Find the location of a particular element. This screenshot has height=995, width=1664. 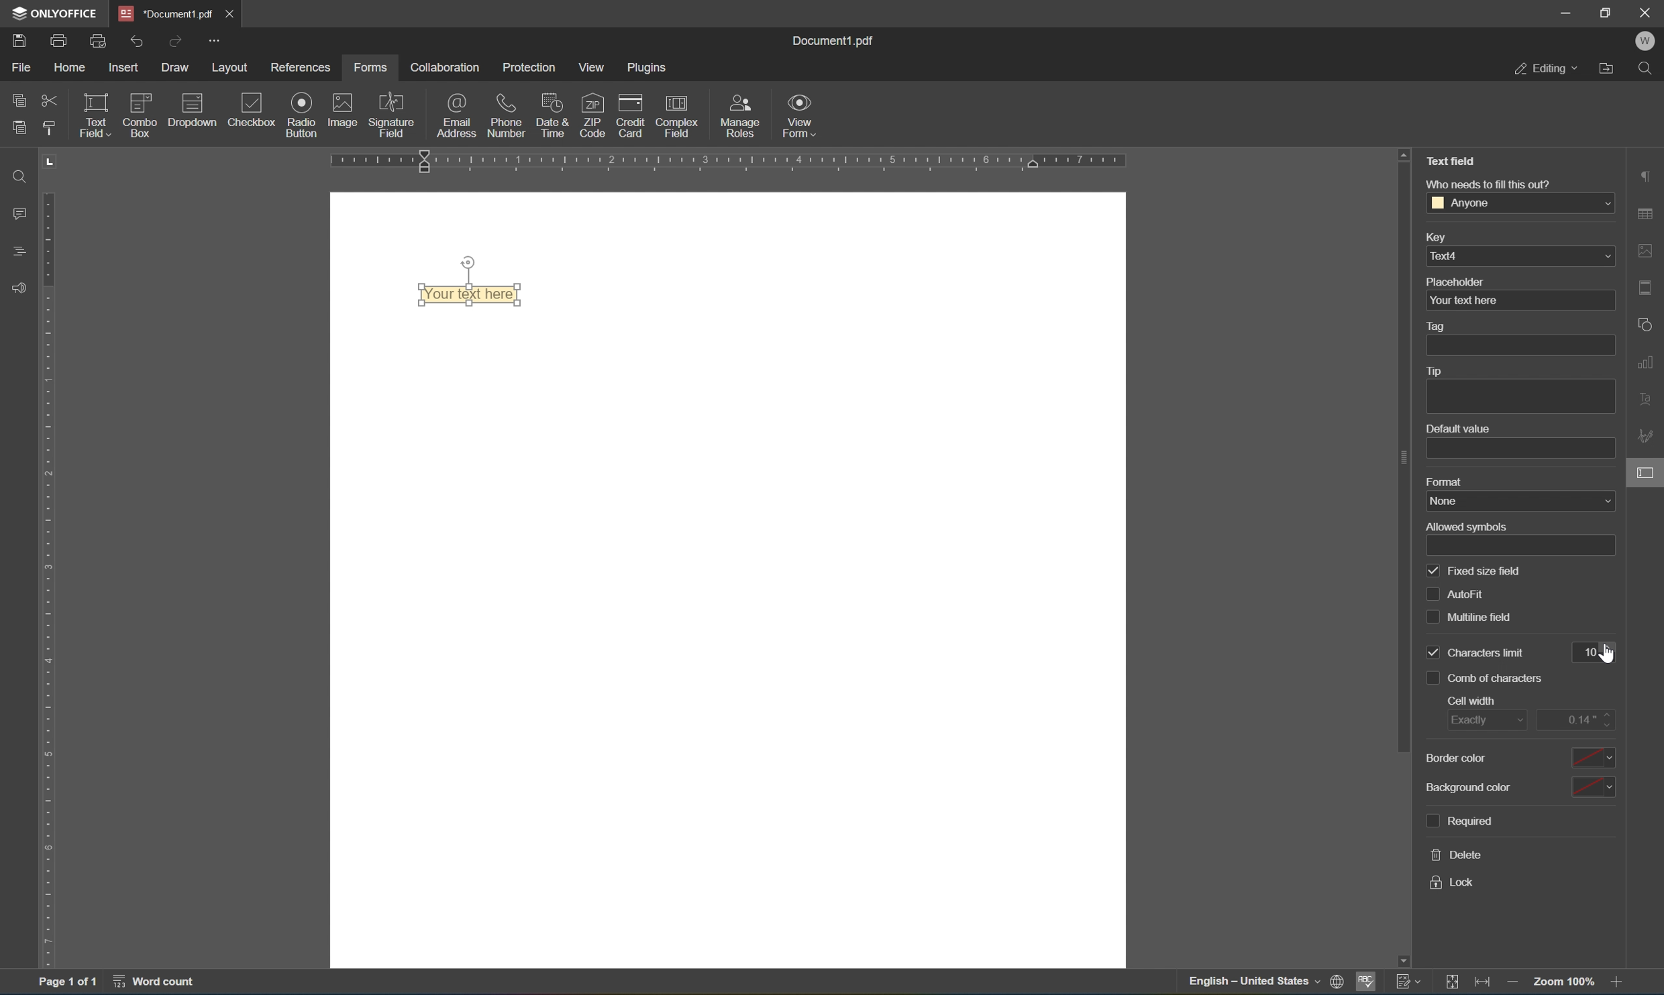

plugins is located at coordinates (645, 67).